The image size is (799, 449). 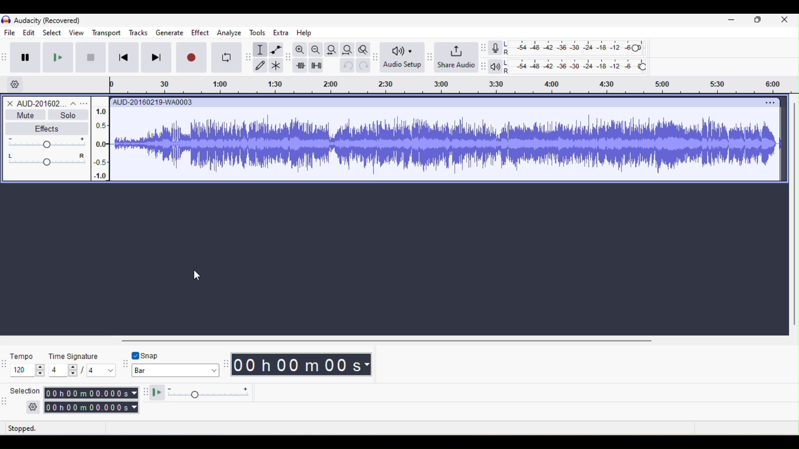 I want to click on time signature, so click(x=83, y=363).